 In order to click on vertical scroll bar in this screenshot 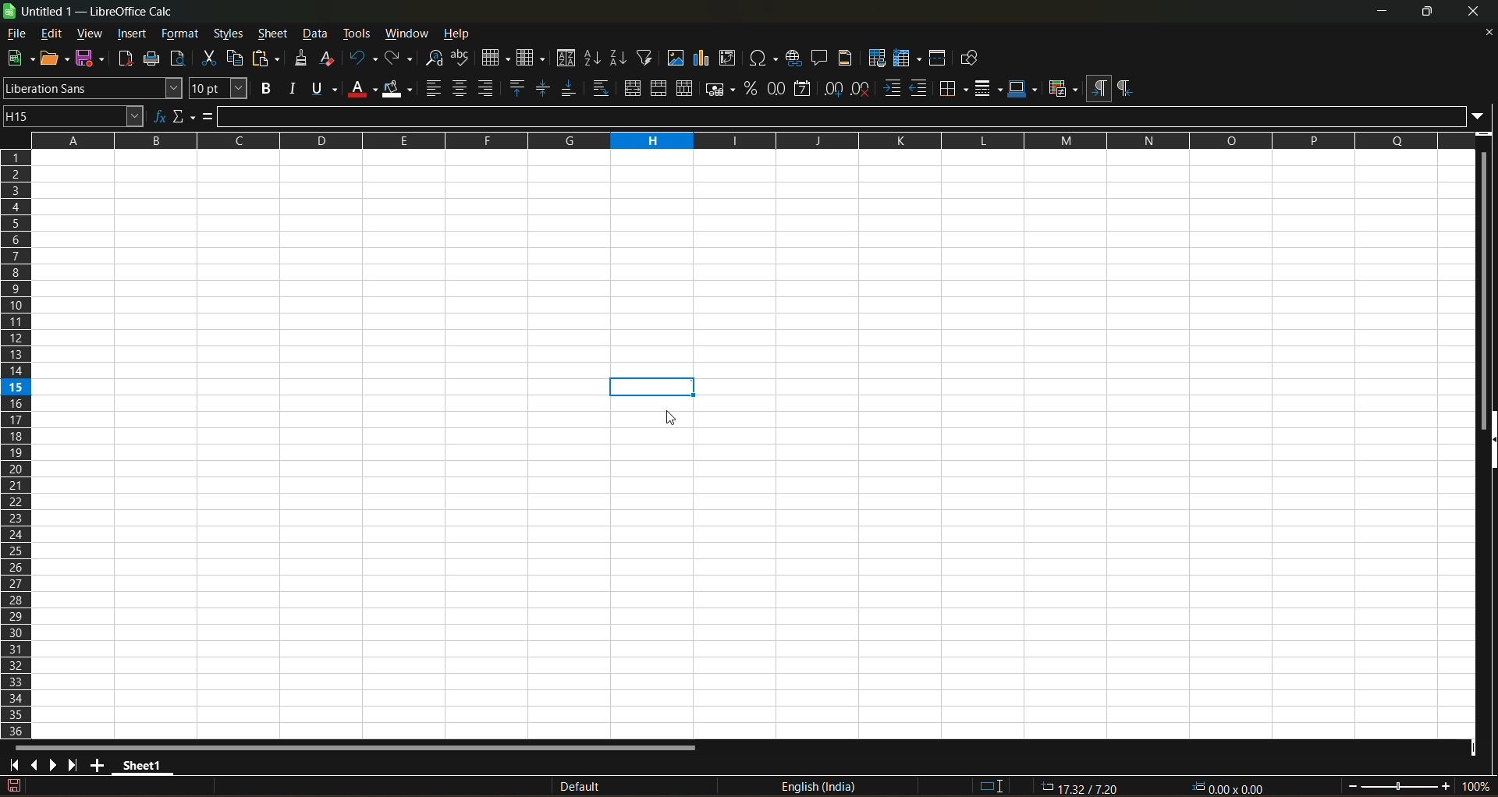, I will do `click(1481, 279)`.